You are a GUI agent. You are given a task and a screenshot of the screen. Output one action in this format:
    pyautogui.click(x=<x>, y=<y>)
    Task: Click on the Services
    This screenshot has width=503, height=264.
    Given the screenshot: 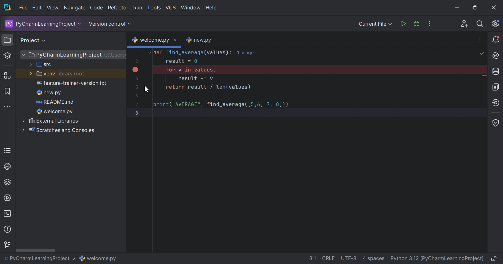 What is the action you would take?
    pyautogui.click(x=7, y=198)
    